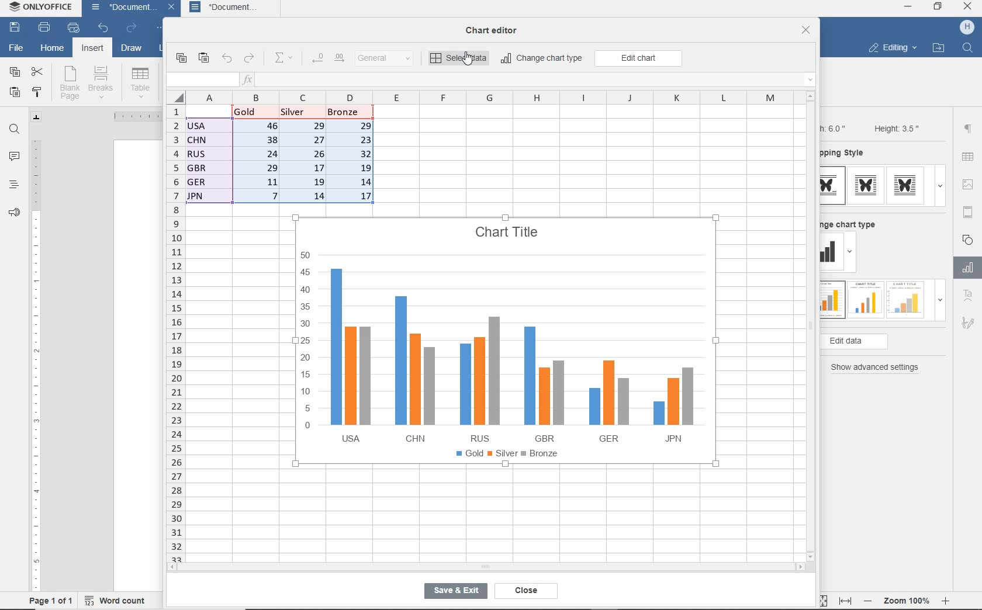 The width and height of the screenshot is (982, 610). Describe the element at coordinates (175, 568) in the screenshot. I see `scroll left` at that location.